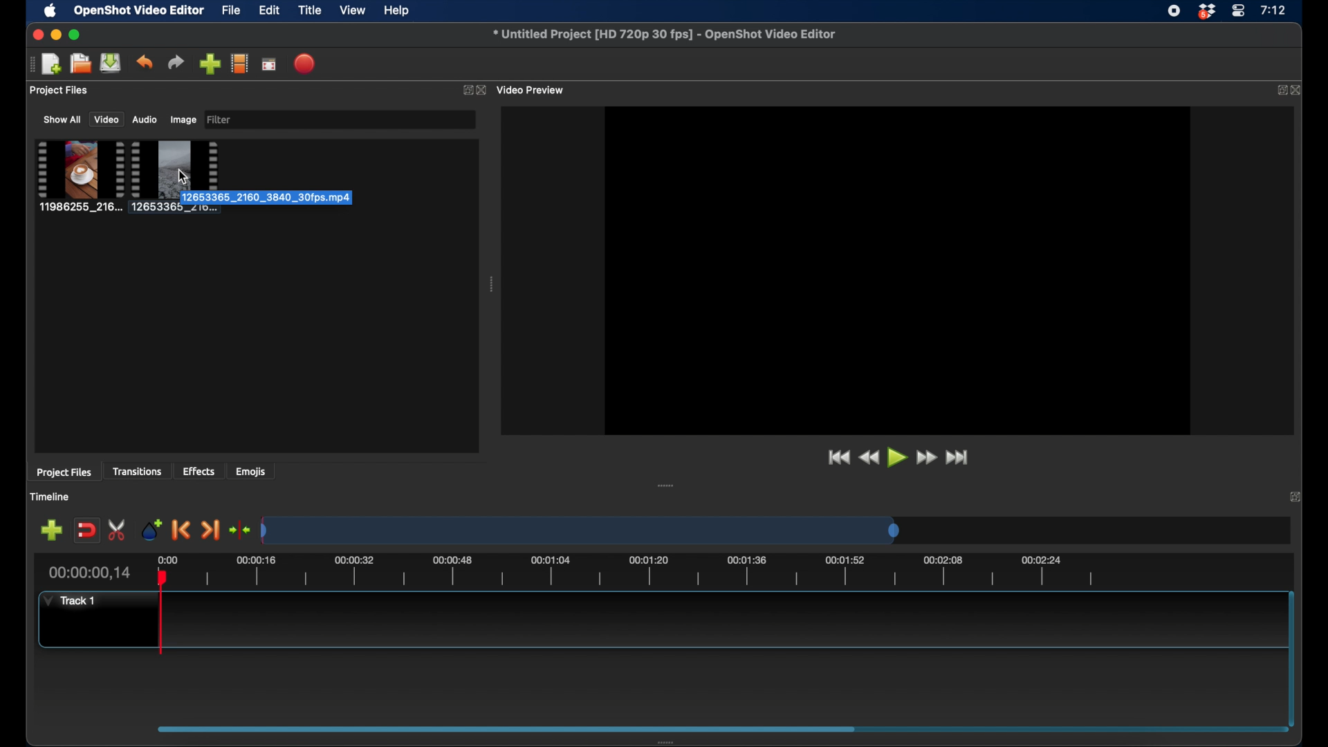 This screenshot has height=747, width=1328. What do you see at coordinates (1295, 496) in the screenshot?
I see `expand` at bounding box center [1295, 496].